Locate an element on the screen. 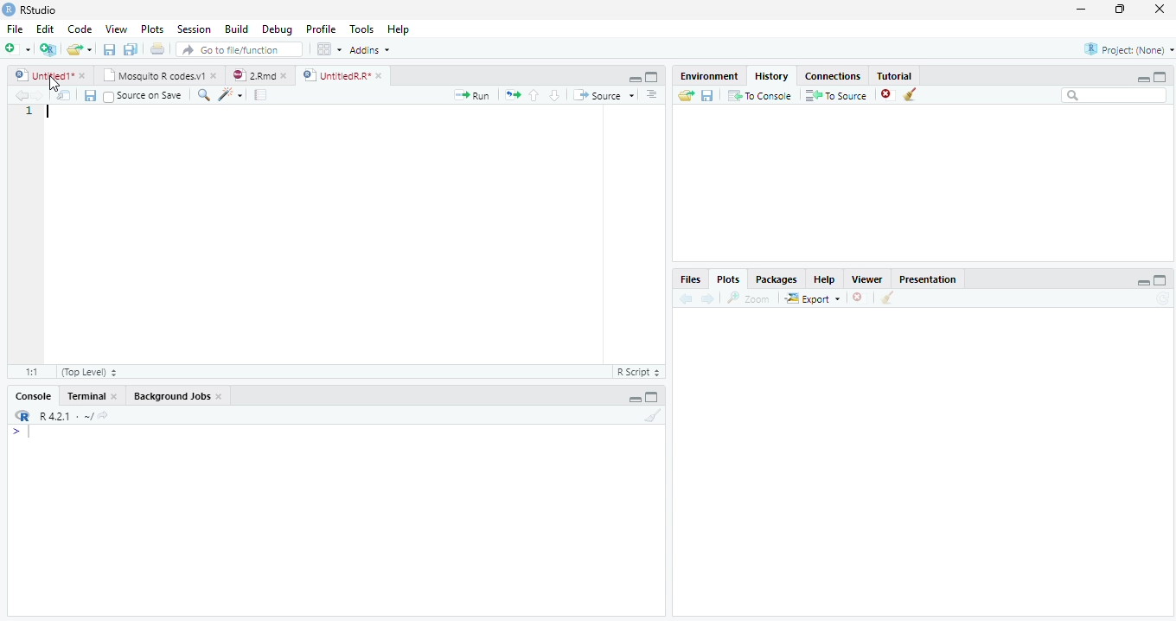 The image size is (1176, 621). Build is located at coordinates (238, 29).